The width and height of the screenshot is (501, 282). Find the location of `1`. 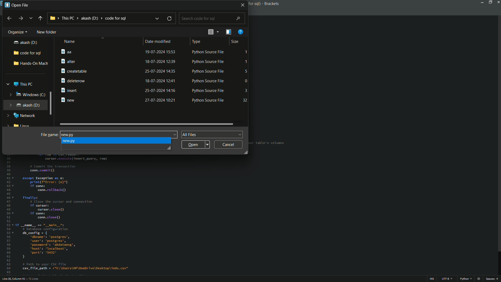

1 is located at coordinates (246, 62).